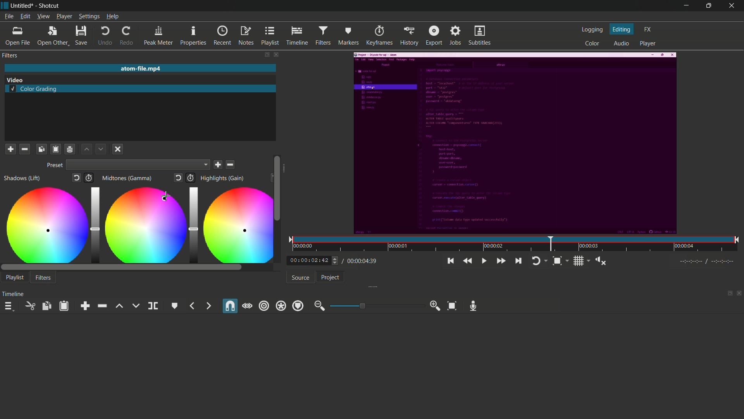 The width and height of the screenshot is (744, 419). I want to click on player menu, so click(64, 16).